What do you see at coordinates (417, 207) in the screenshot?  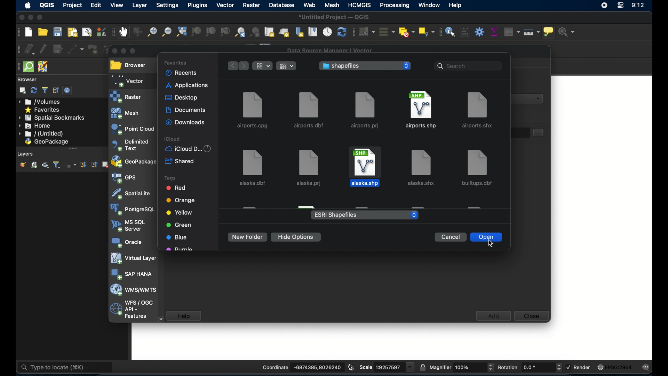 I see `obscured file` at bounding box center [417, 207].